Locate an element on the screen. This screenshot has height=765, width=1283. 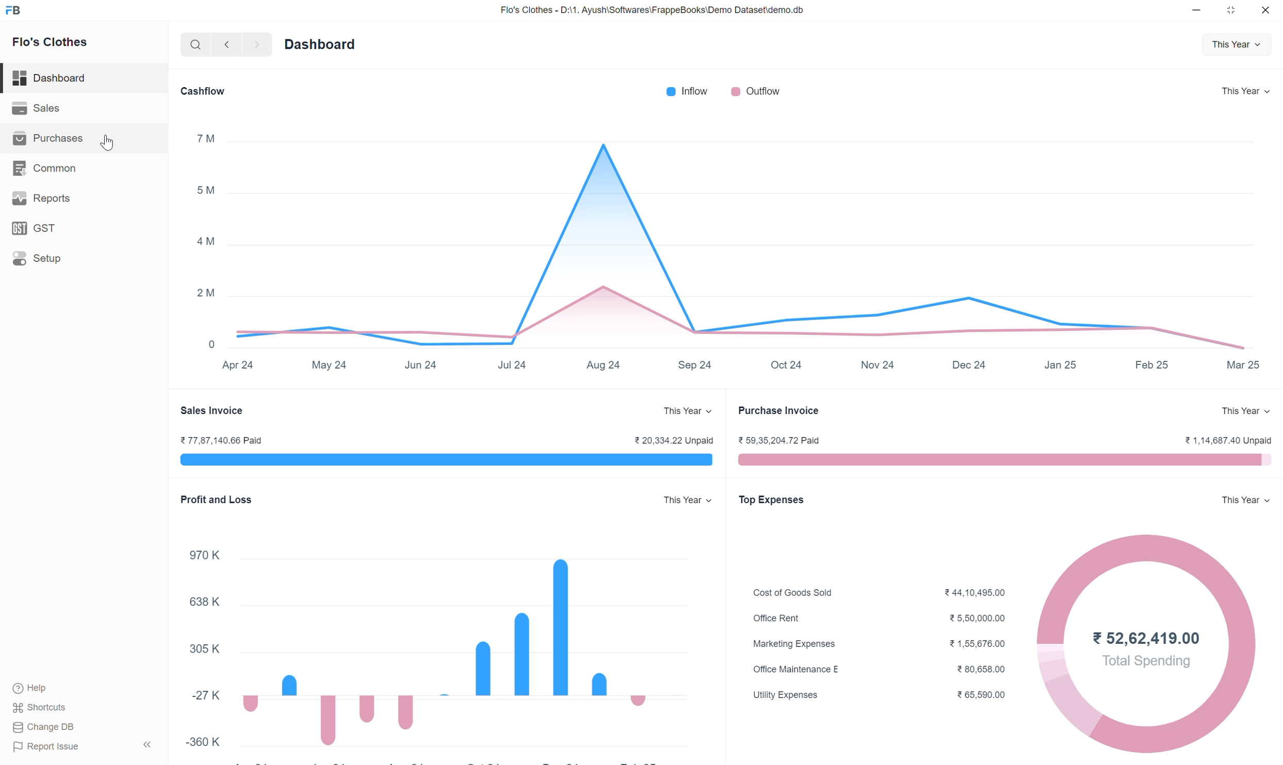
Setup is located at coordinates (84, 258).